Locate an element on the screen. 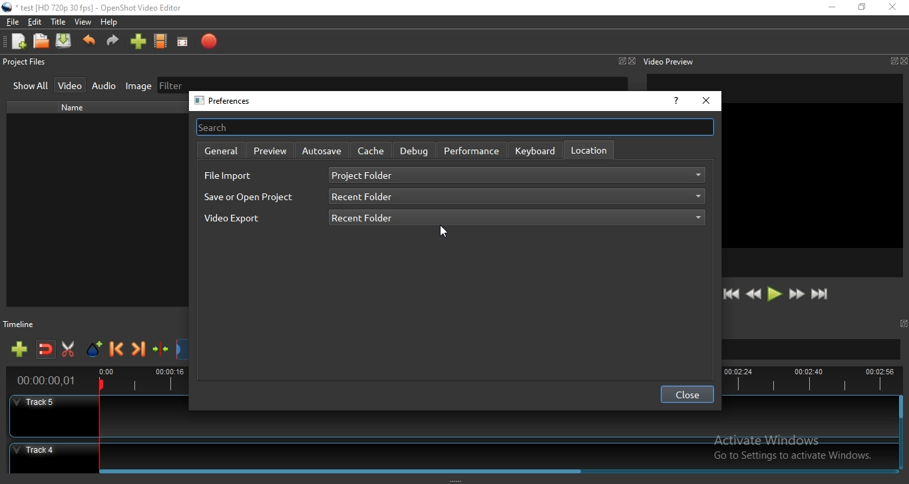 Image resolution: width=909 pixels, height=484 pixels. Project files is located at coordinates (25, 63).